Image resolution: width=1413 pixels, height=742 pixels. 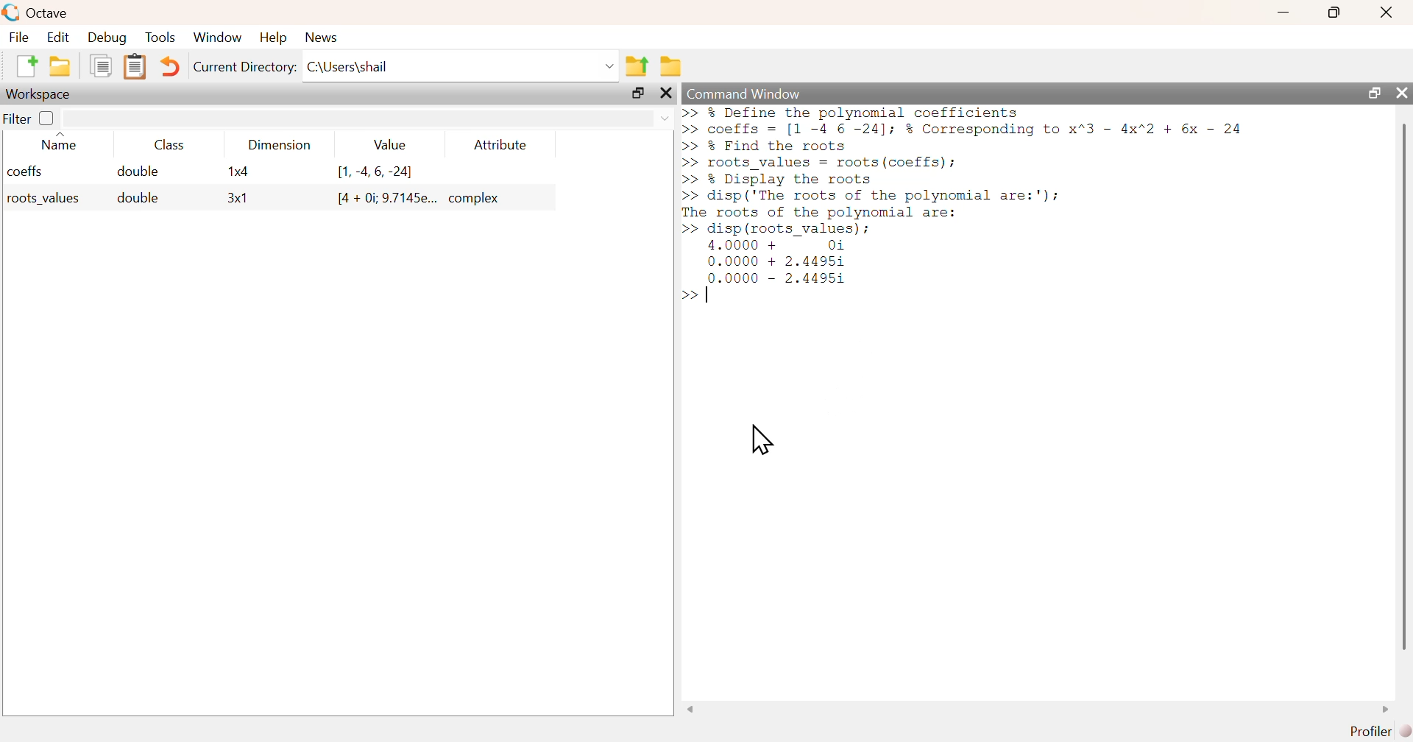 I want to click on Filter, so click(x=30, y=119).